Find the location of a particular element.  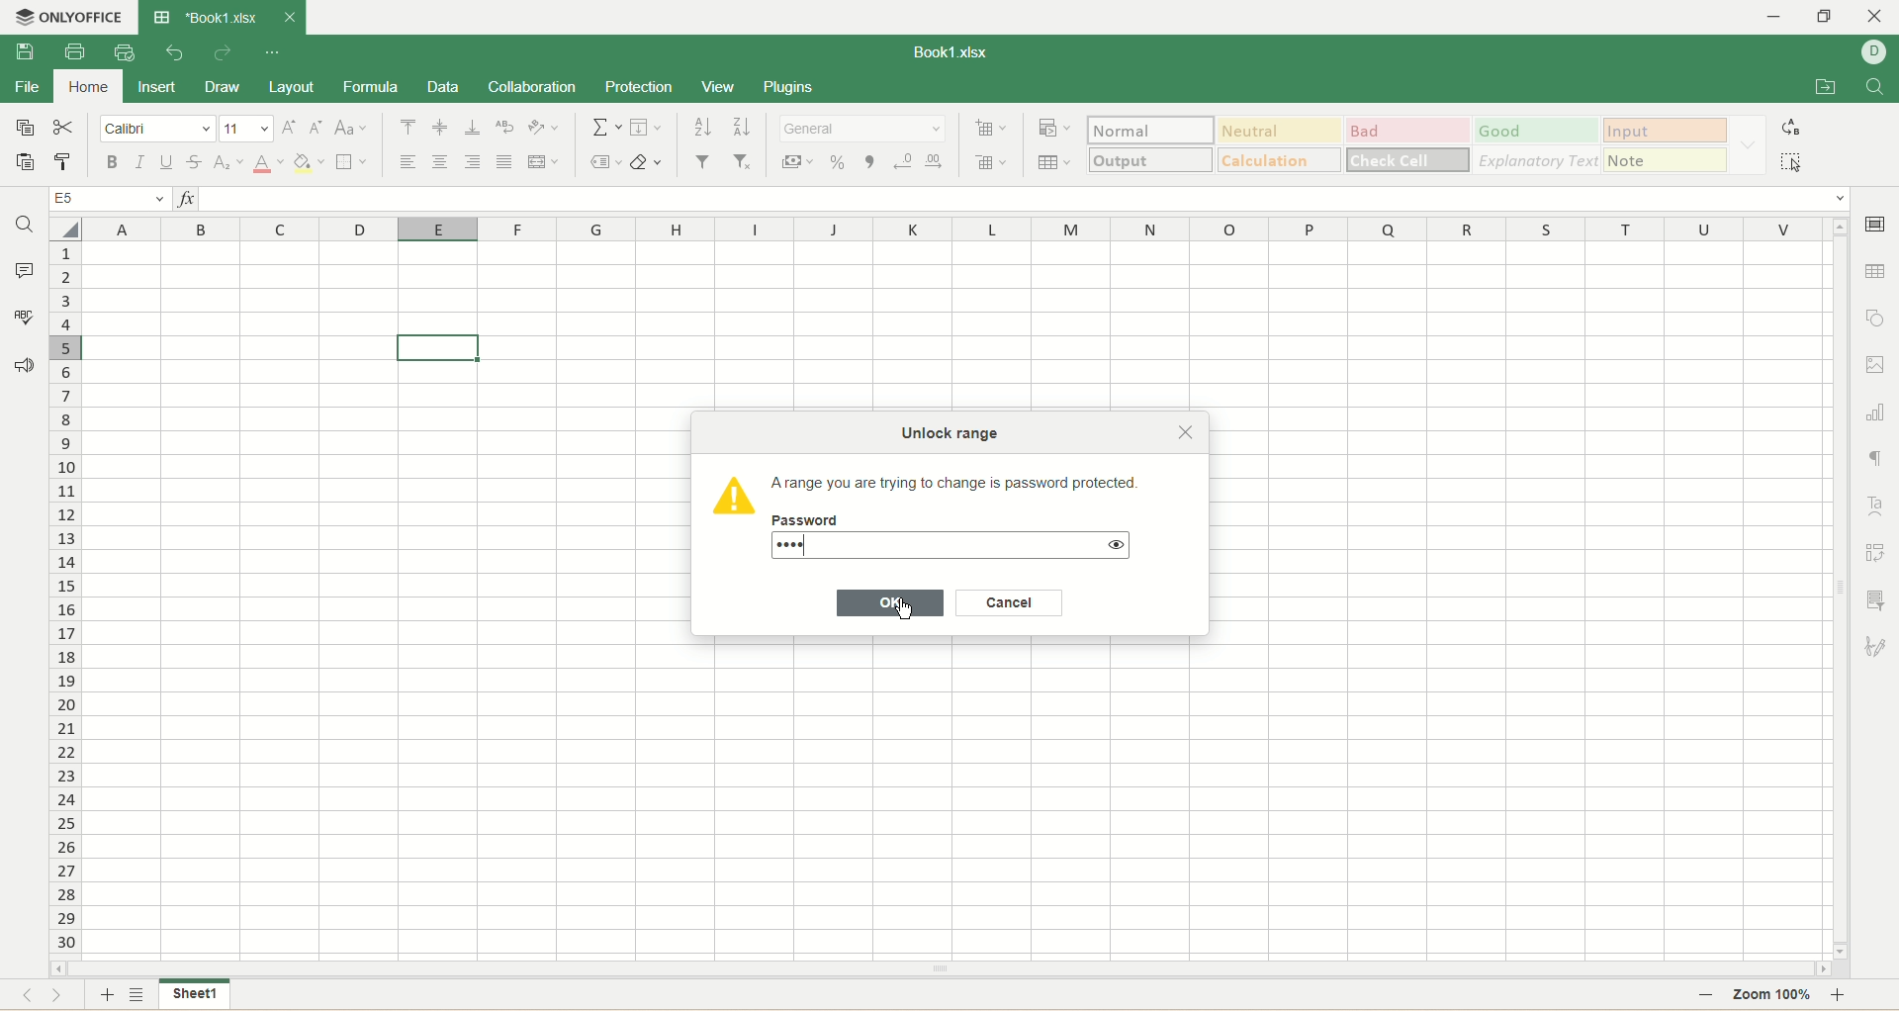

text color is located at coordinates (268, 165).